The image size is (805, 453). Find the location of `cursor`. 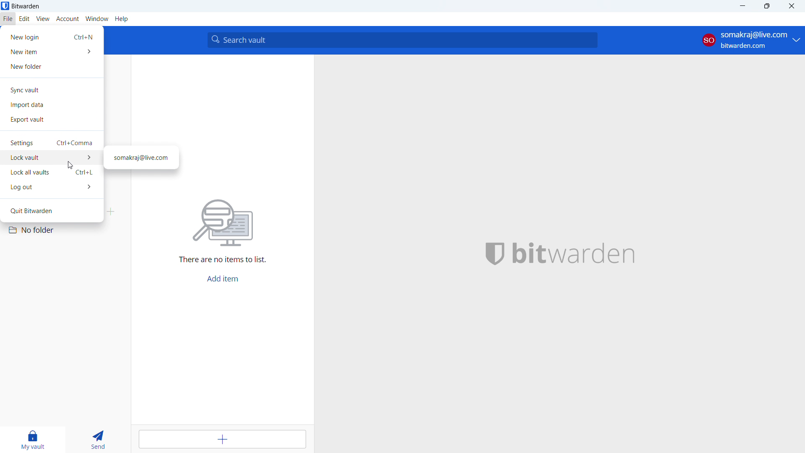

cursor is located at coordinates (72, 165).